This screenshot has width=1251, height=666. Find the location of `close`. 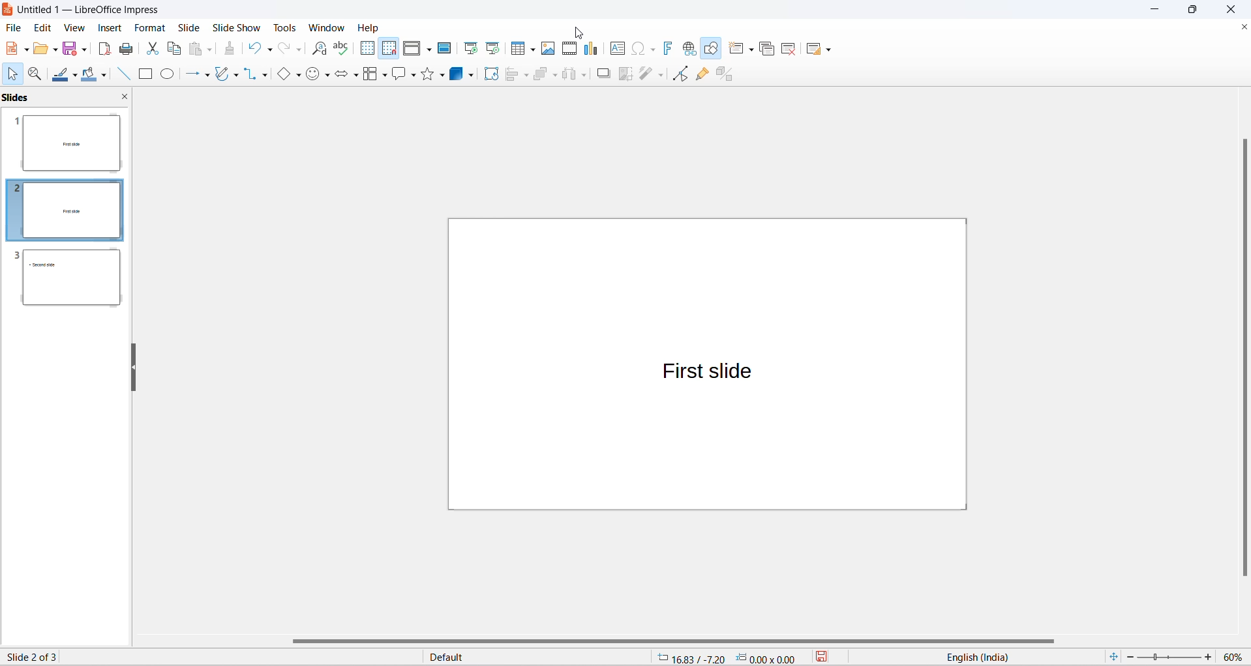

close is located at coordinates (1232, 10).